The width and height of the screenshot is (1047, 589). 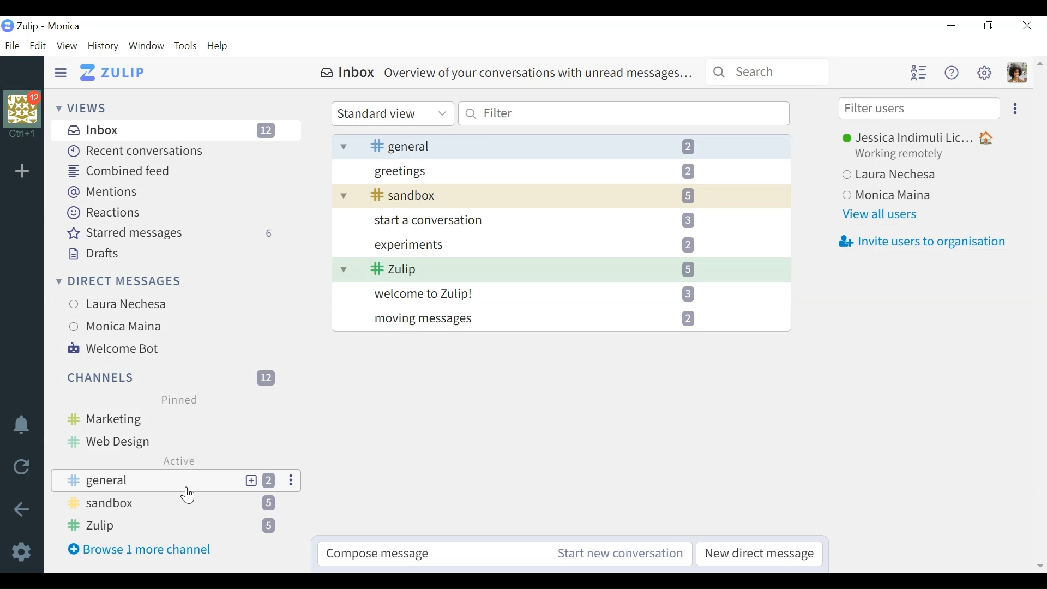 I want to click on Ctrl + 1, so click(x=22, y=135).